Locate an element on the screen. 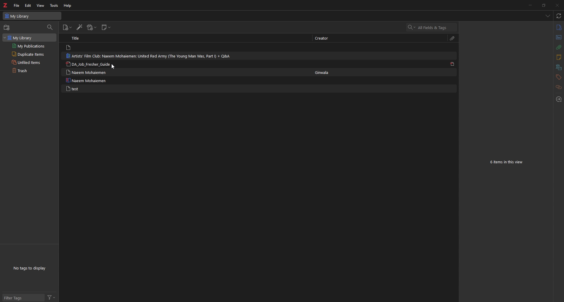  minimize is located at coordinates (529, 5).